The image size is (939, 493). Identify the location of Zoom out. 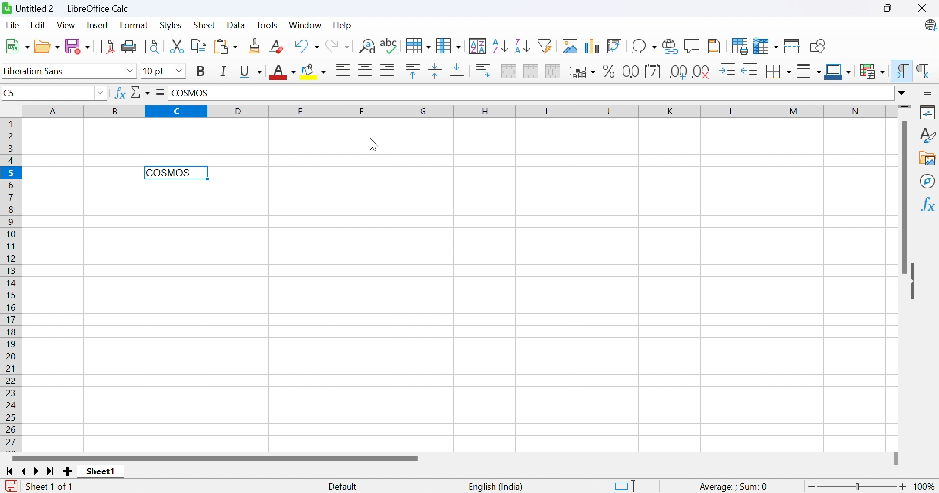
(813, 486).